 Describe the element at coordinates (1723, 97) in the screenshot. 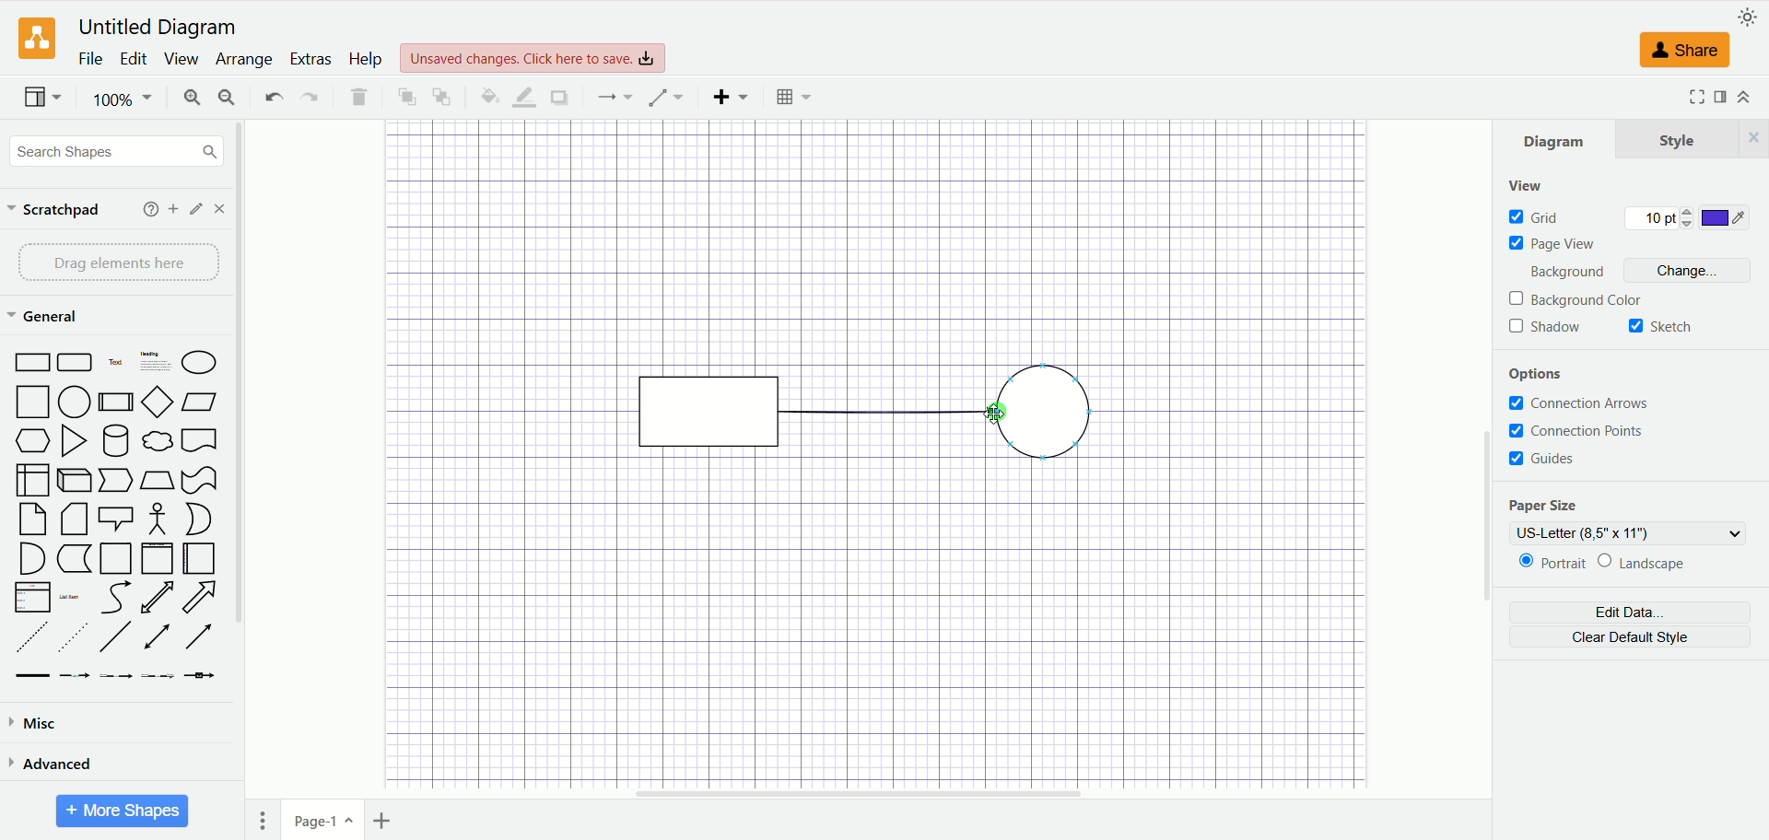

I see `format` at that location.